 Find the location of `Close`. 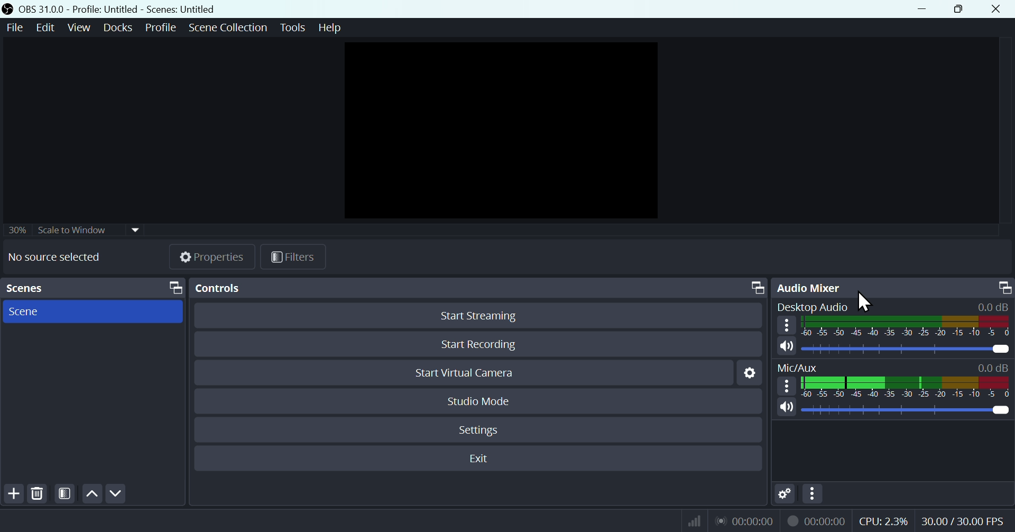

Close is located at coordinates (996, 9).